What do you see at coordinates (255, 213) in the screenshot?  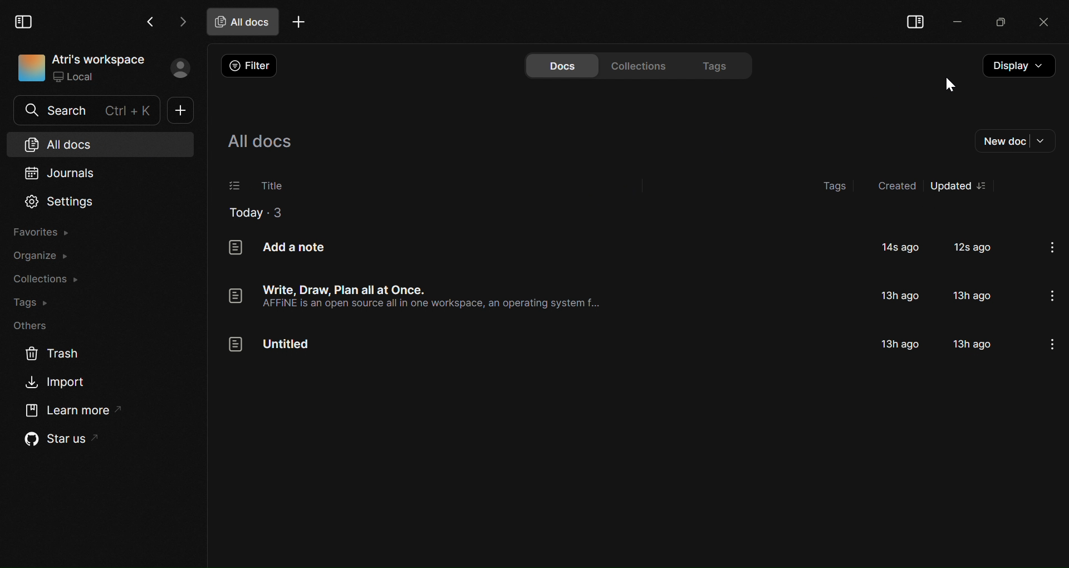 I see `Today 3` at bounding box center [255, 213].